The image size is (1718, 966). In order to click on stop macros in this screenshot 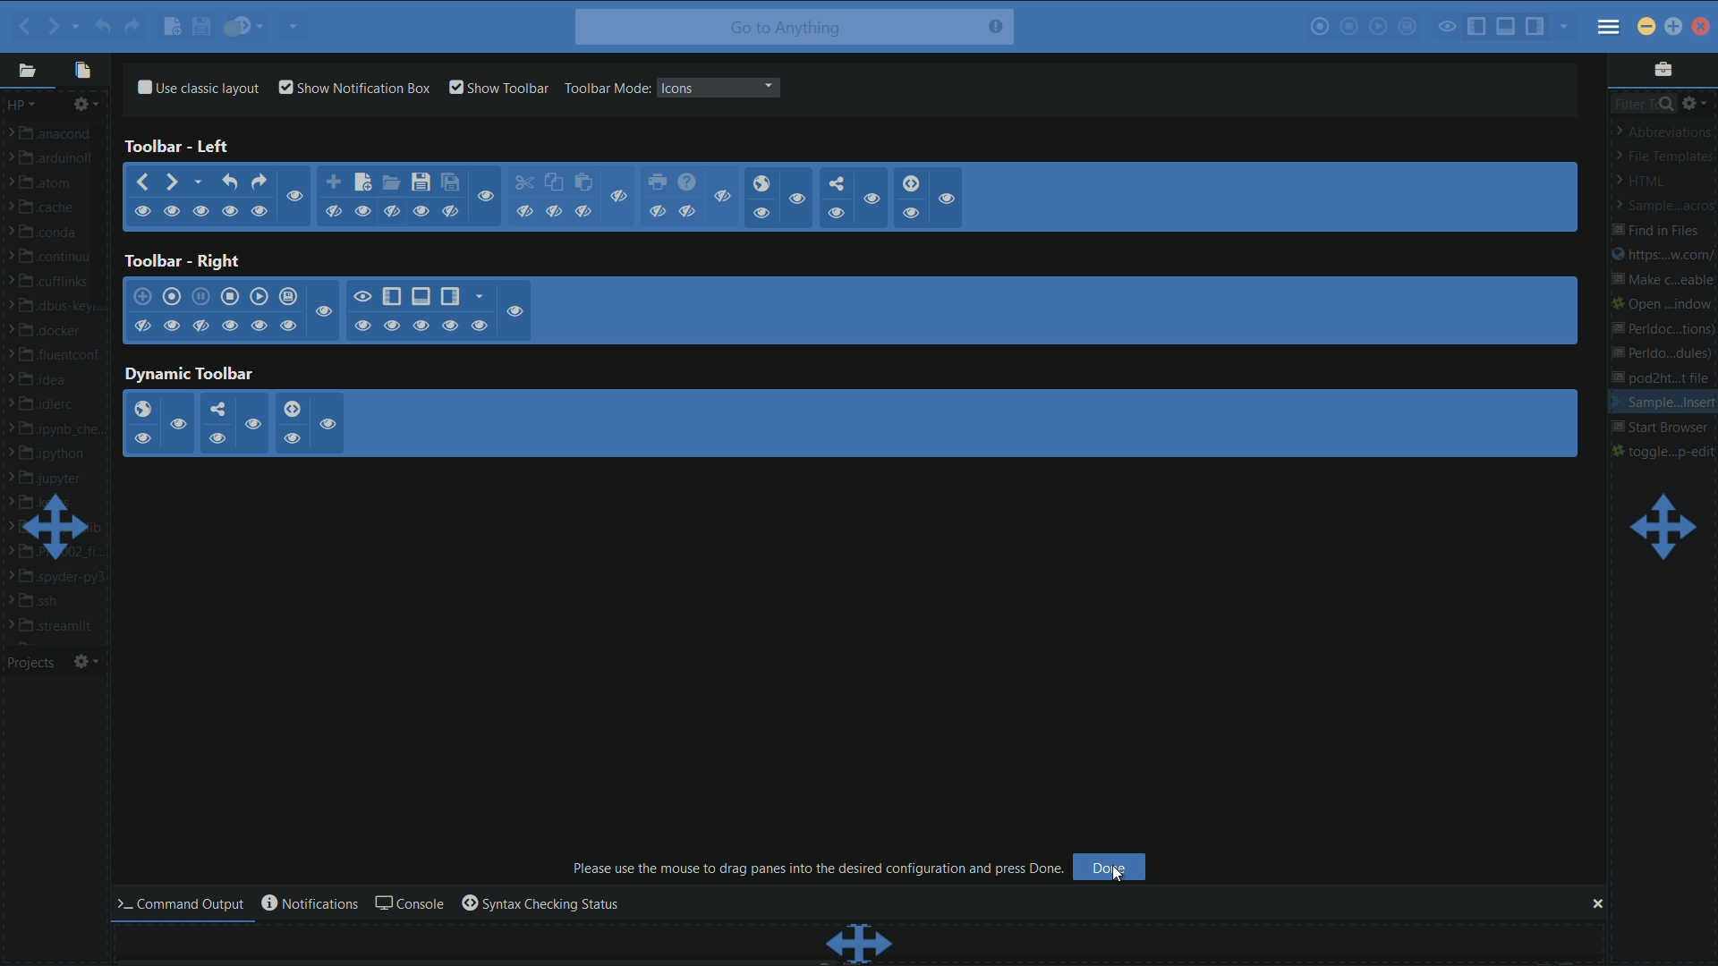, I will do `click(1350, 29)`.